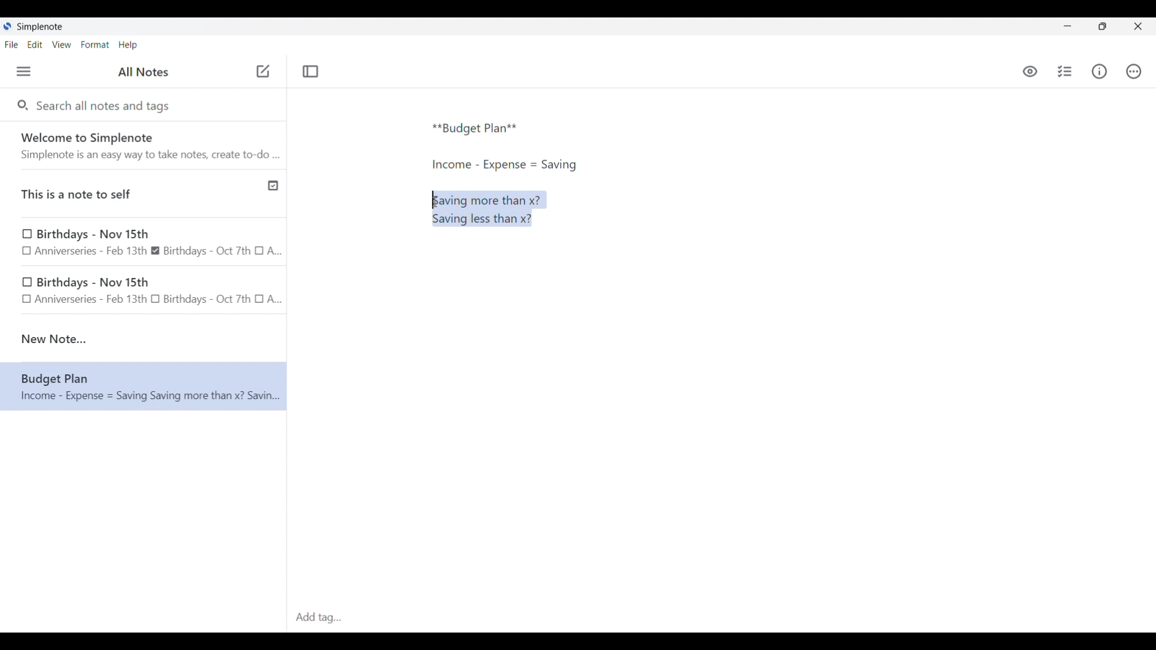 Image resolution: width=1156 pixels, height=650 pixels. What do you see at coordinates (1133, 72) in the screenshot?
I see `Actions` at bounding box center [1133, 72].